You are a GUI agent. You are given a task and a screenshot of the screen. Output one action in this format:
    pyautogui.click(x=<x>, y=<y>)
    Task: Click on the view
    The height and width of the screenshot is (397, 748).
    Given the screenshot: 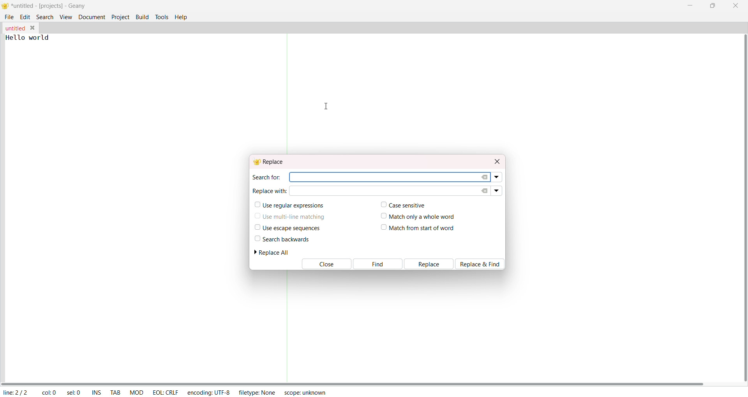 What is the action you would take?
    pyautogui.click(x=65, y=17)
    